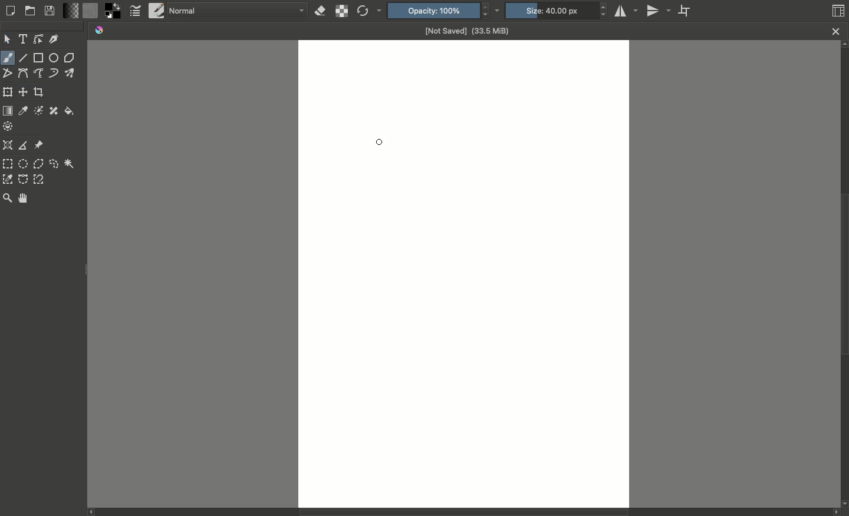 The image size is (849, 516). What do you see at coordinates (237, 12) in the screenshot?
I see `Normal` at bounding box center [237, 12].